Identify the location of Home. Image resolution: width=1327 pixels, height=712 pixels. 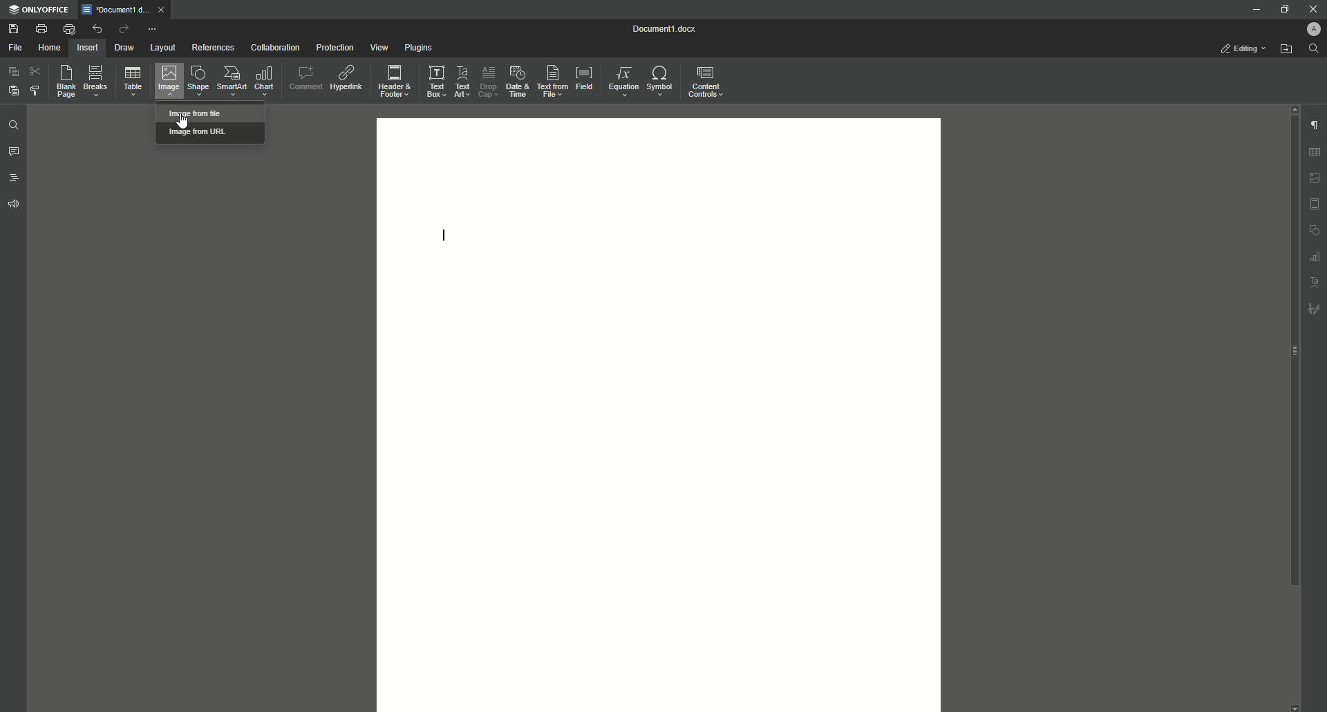
(50, 48).